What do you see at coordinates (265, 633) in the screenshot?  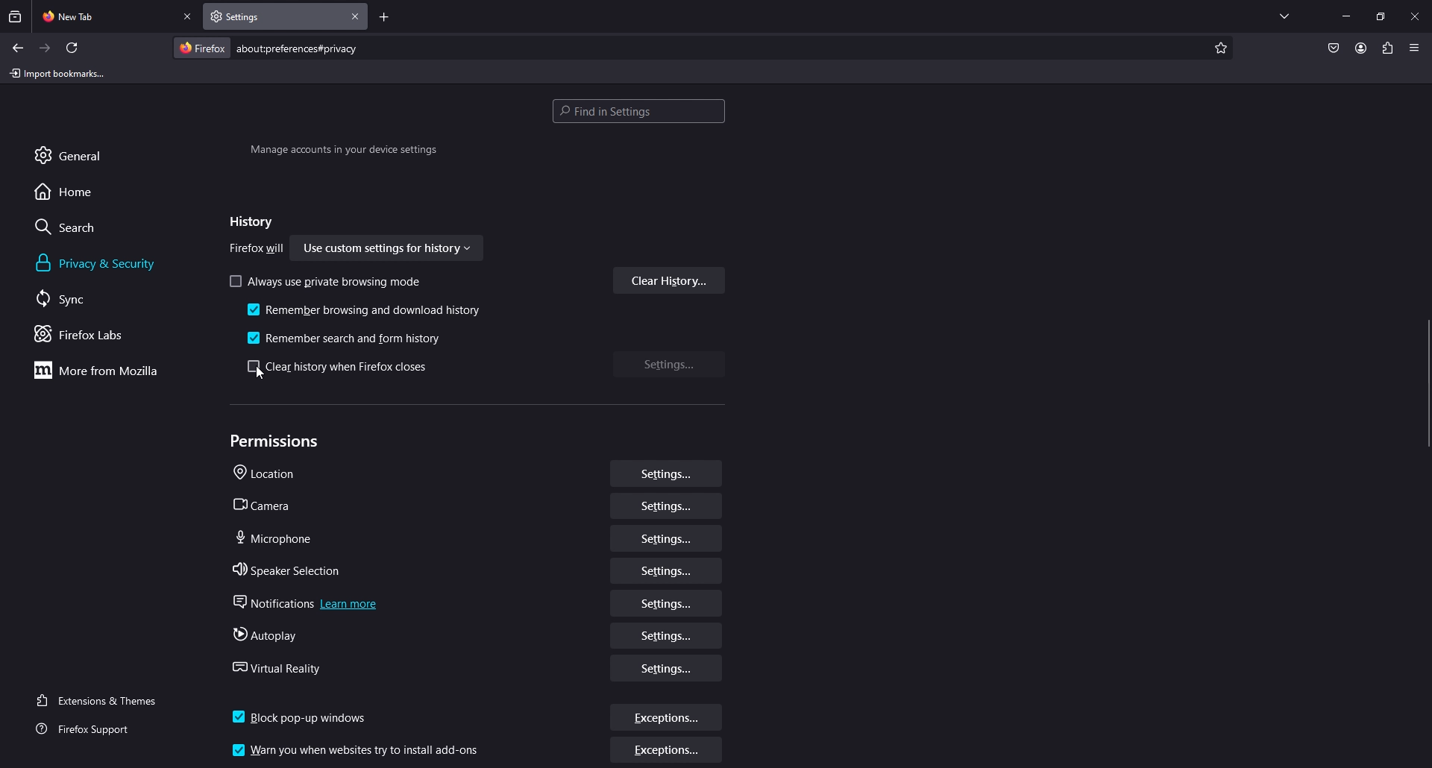 I see `autoplay` at bounding box center [265, 633].